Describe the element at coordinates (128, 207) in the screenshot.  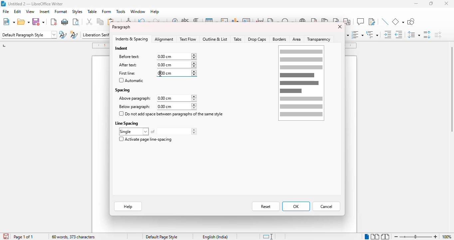
I see `help` at that location.